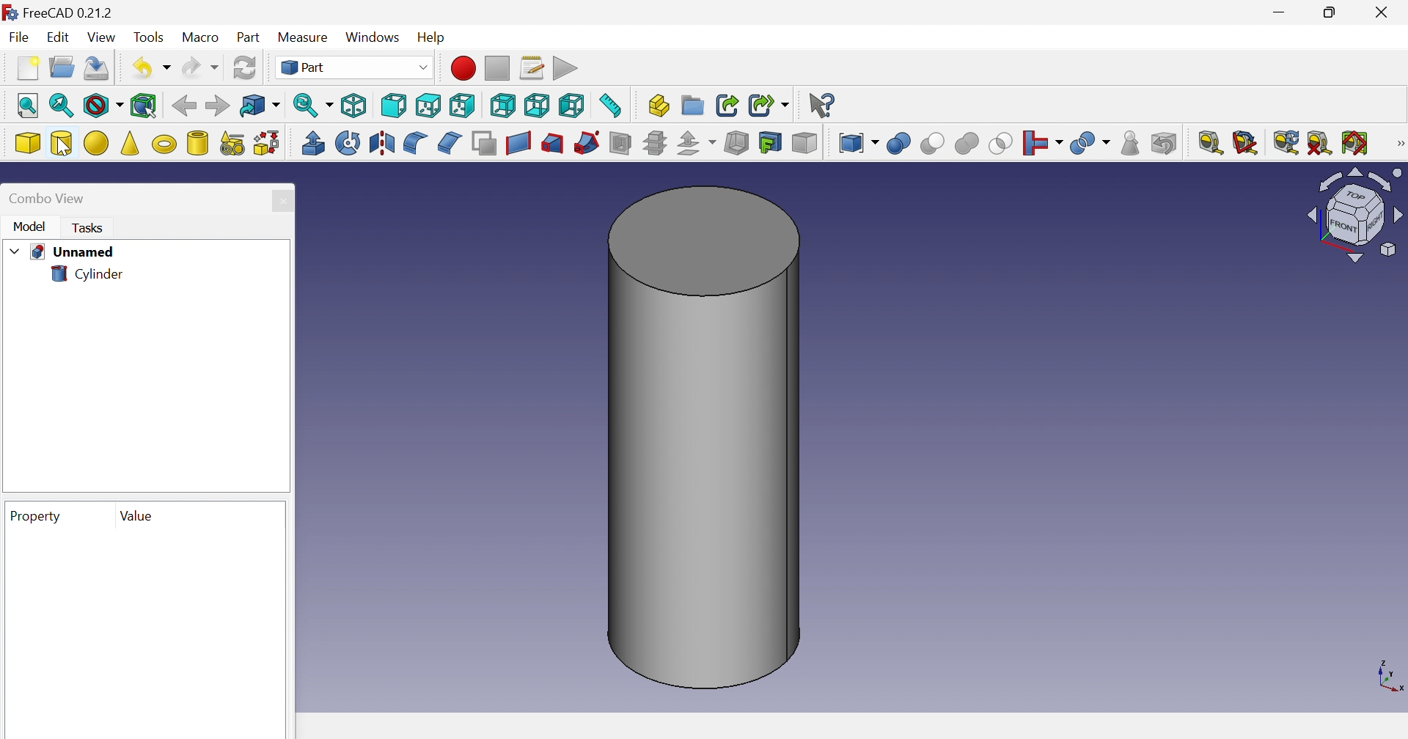 This screenshot has width=1408, height=739. Describe the element at coordinates (930, 143) in the screenshot. I see `Cut` at that location.